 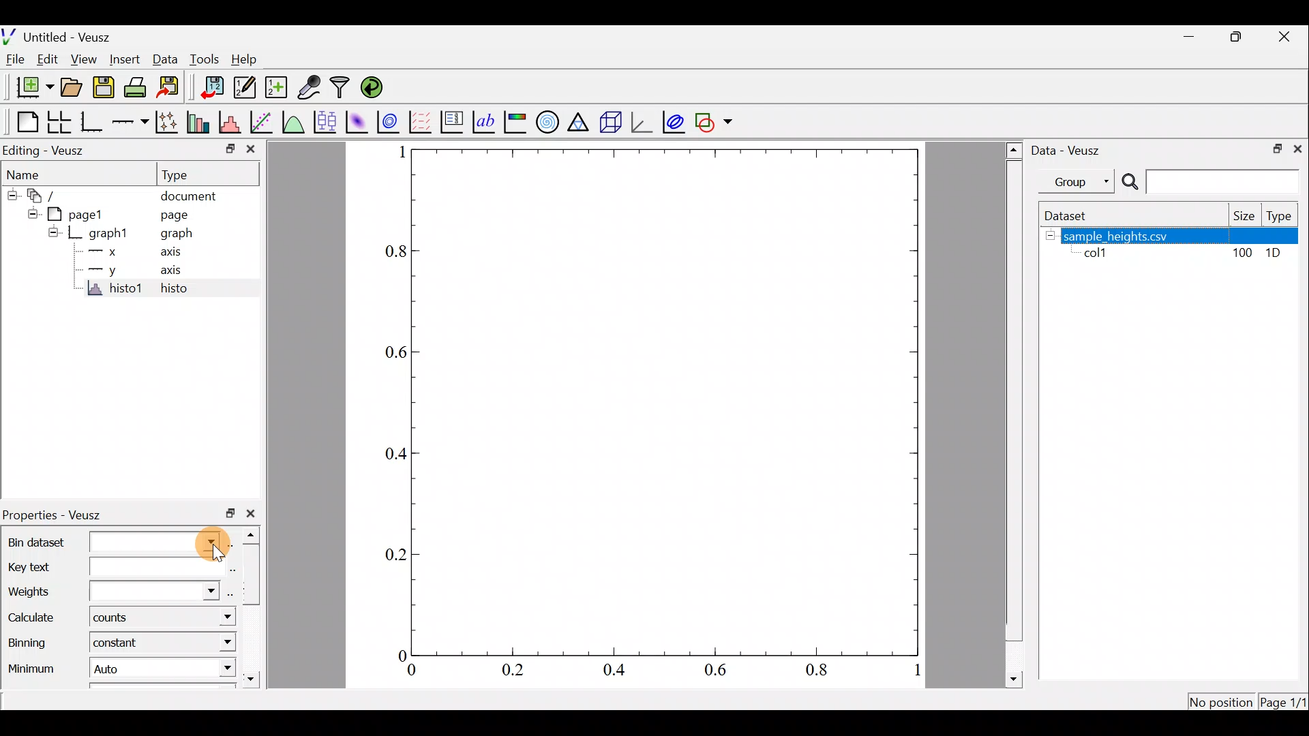 I want to click on Calculate dropdown, so click(x=213, y=616).